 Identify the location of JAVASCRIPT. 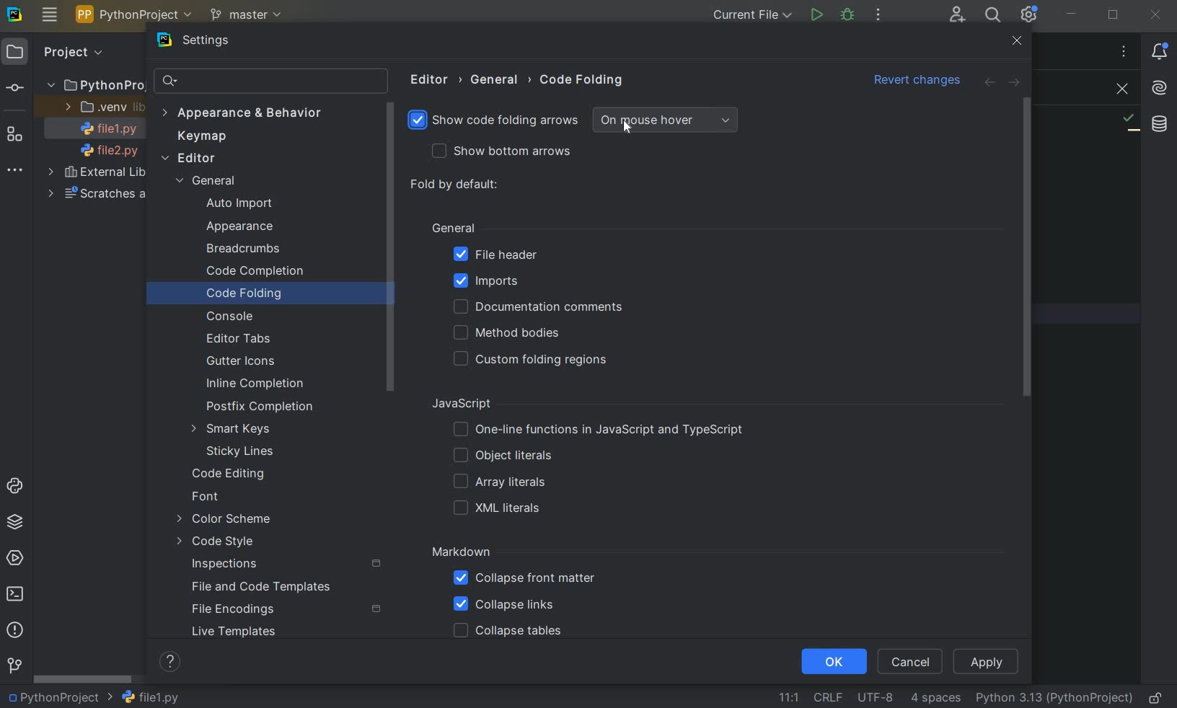
(477, 404).